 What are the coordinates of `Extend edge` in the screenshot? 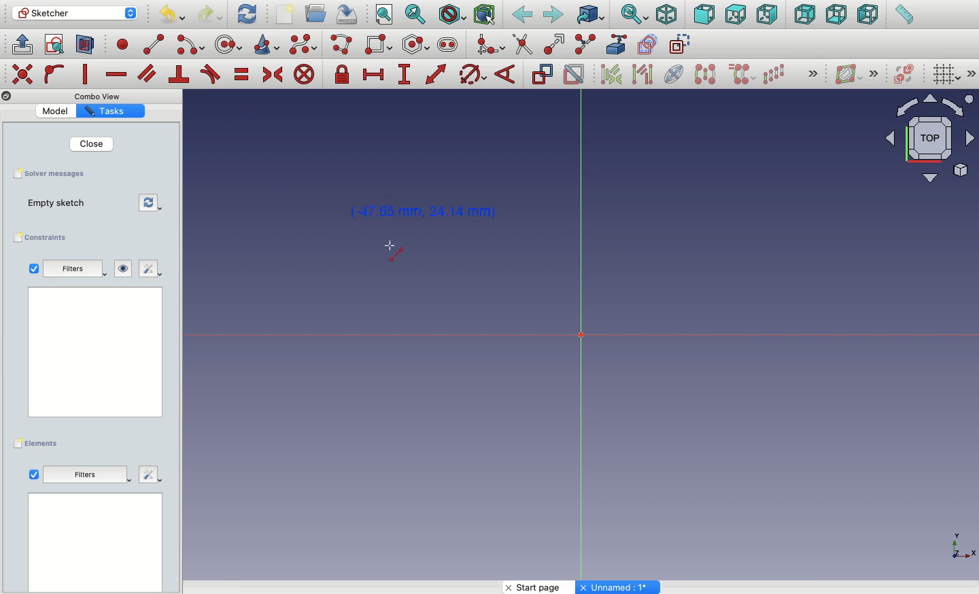 It's located at (557, 43).